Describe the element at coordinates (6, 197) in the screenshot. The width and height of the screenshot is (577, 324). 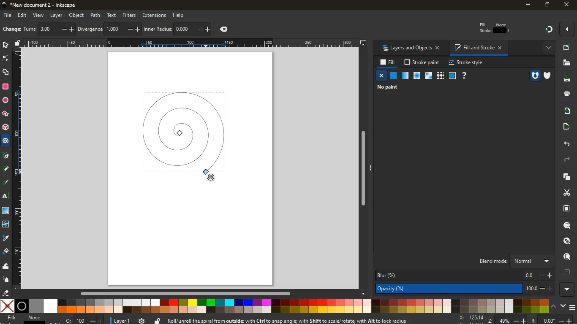
I see `text` at that location.